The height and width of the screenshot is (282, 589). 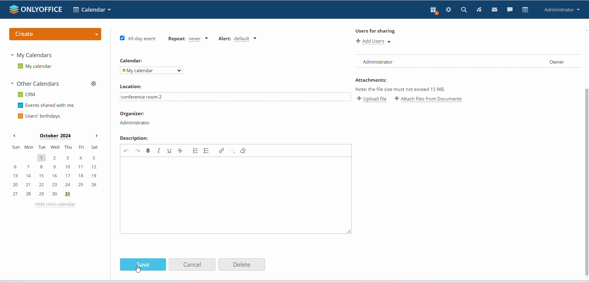 I want to click on previous month, so click(x=14, y=136).